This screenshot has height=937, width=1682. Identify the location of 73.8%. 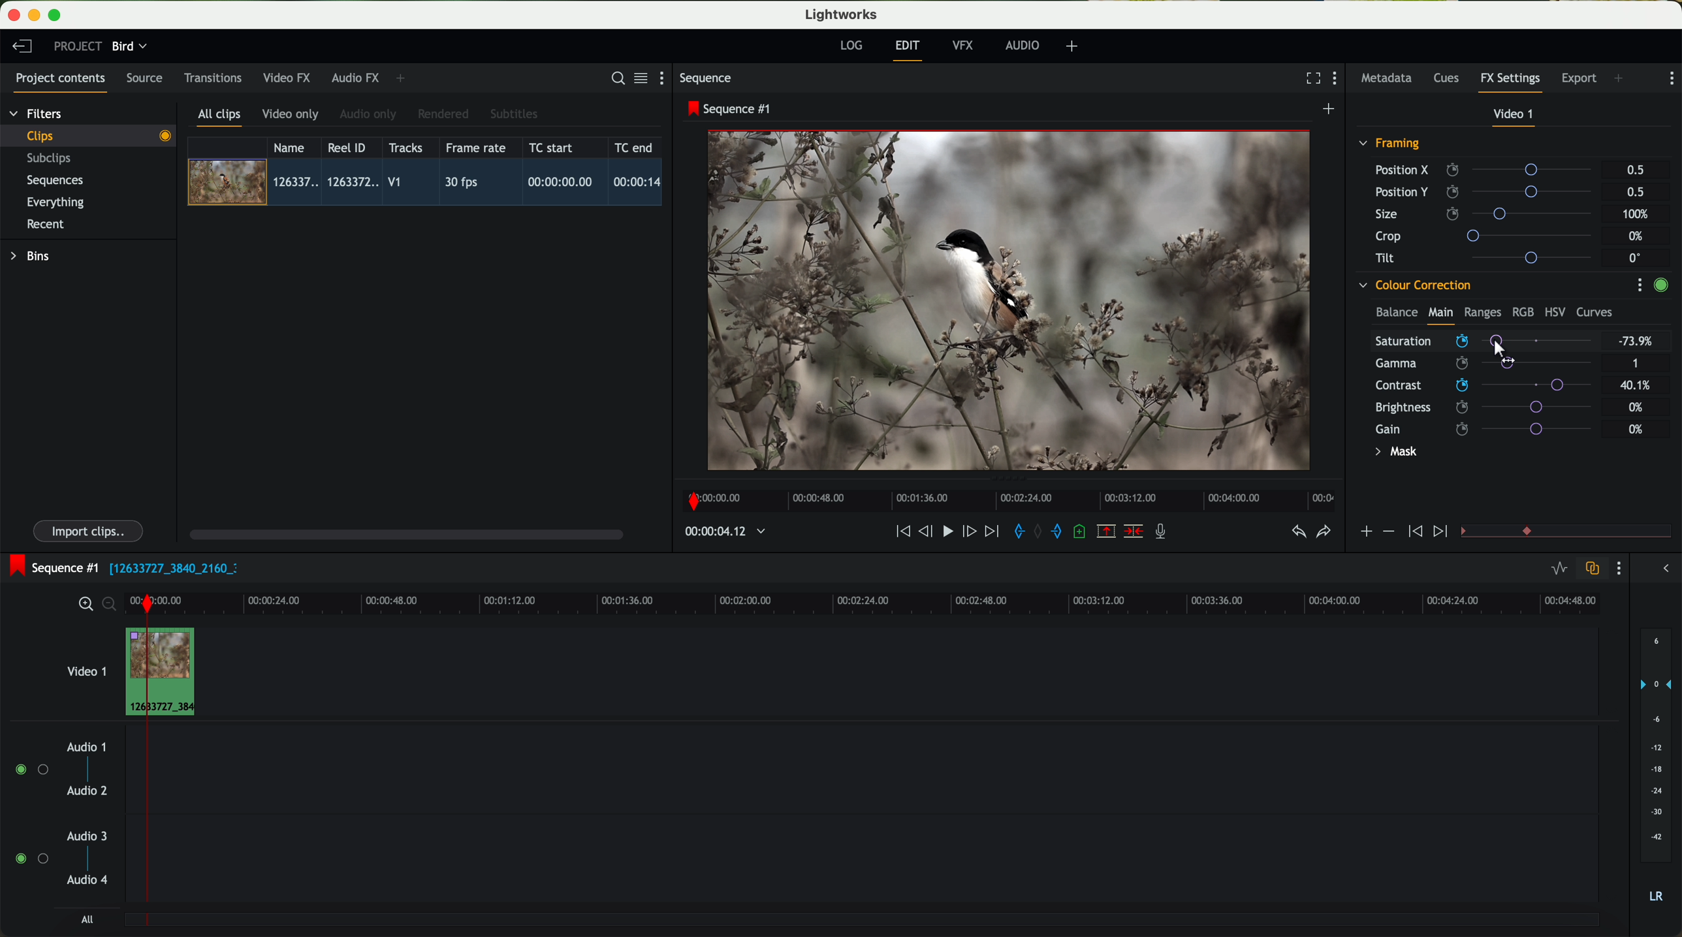
(1636, 341).